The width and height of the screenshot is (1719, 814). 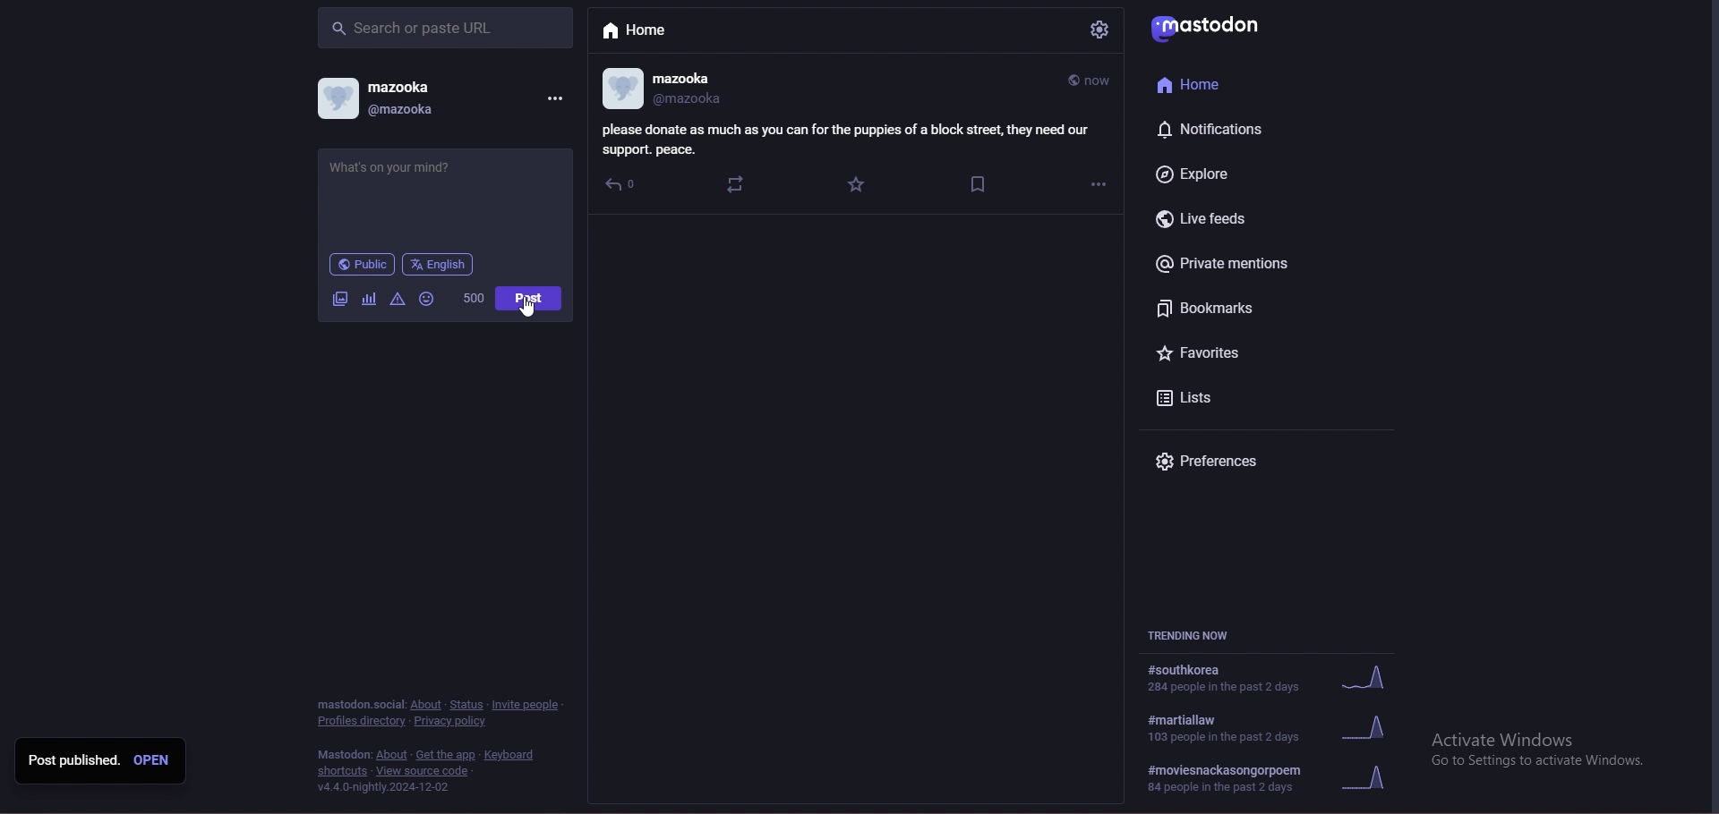 I want to click on heat add the, so click(x=445, y=755).